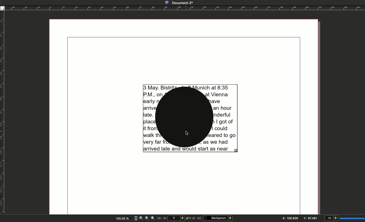 The image size is (365, 222). I want to click on Last page, so click(199, 219).